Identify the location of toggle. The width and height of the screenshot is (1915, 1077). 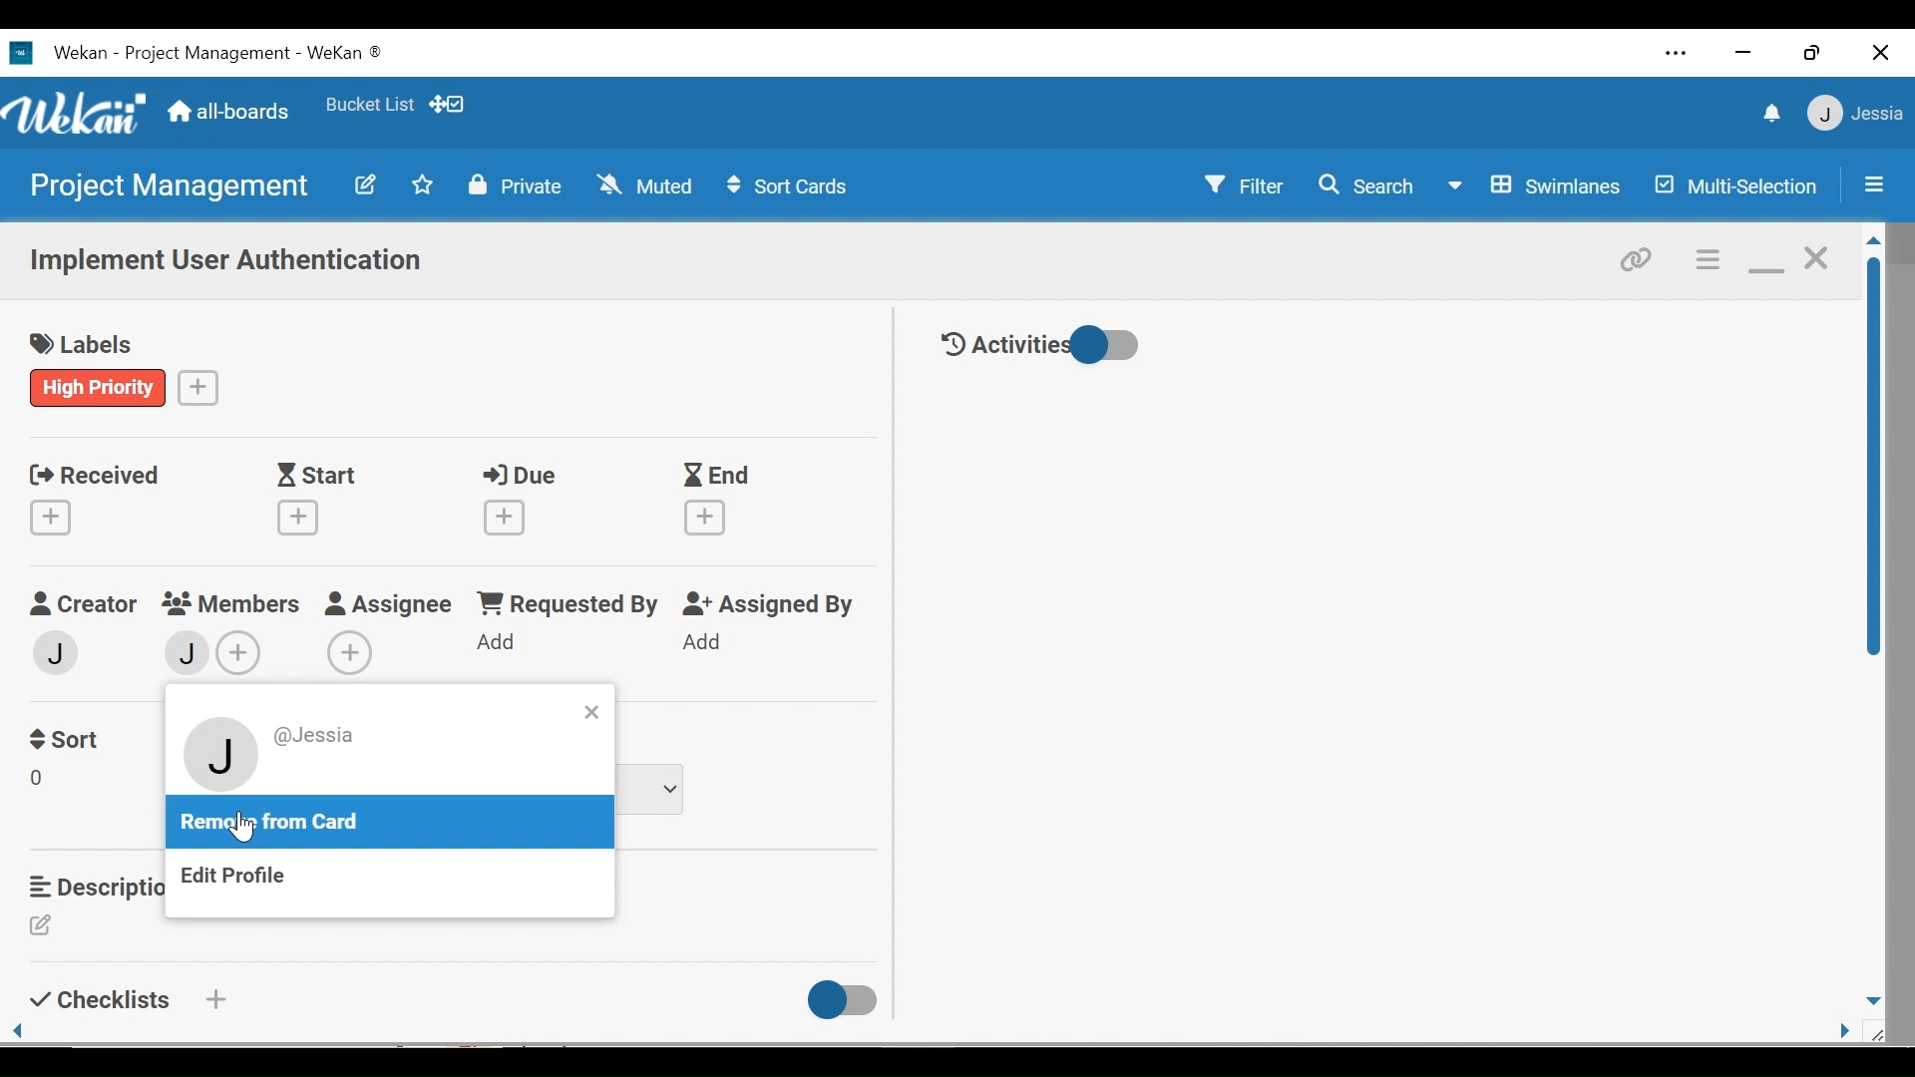
(845, 1001).